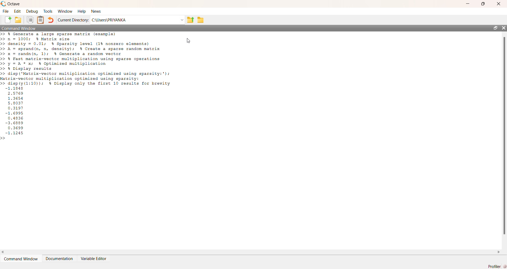  I want to click on open an existing file in editor, so click(19, 20).